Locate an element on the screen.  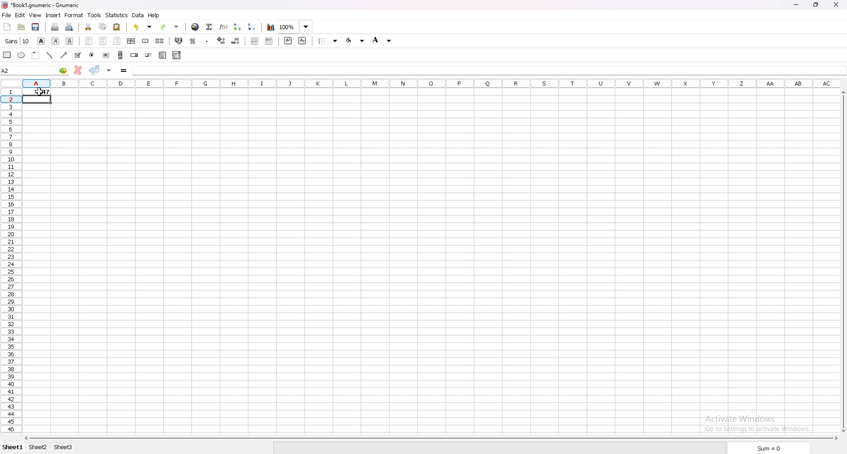
scroll bar is located at coordinates (432, 439).